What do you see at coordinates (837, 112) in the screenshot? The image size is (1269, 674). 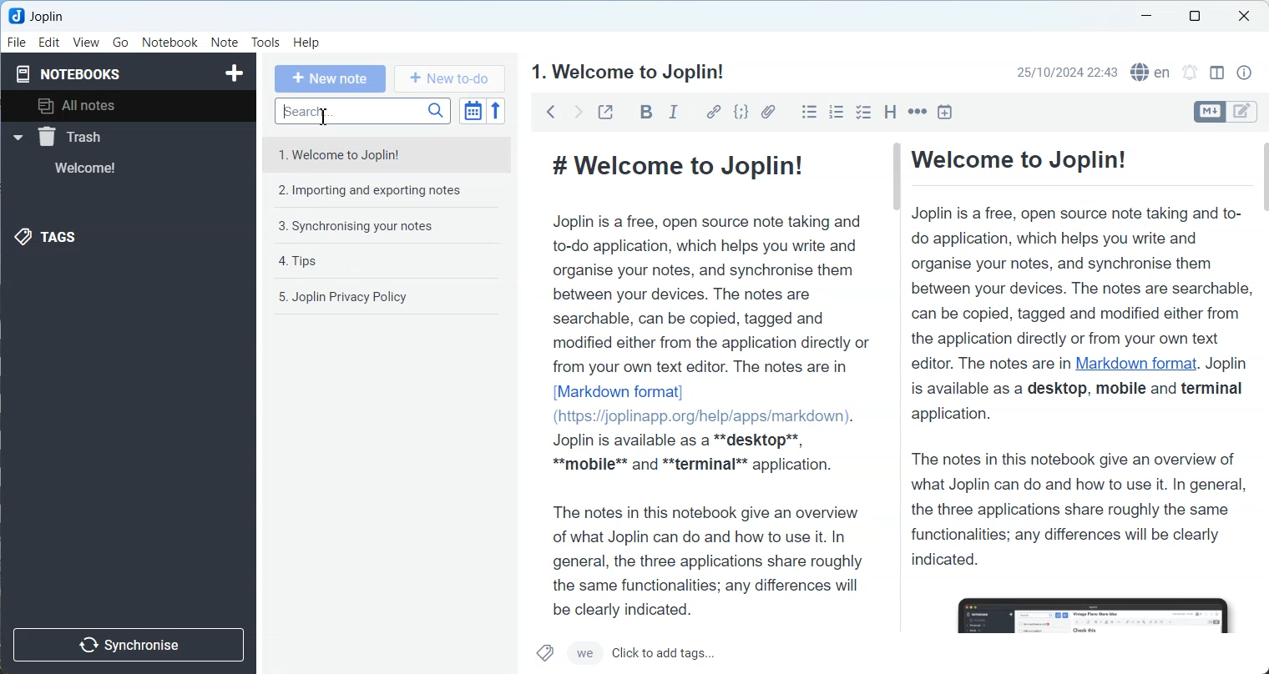 I see `Numbered list` at bounding box center [837, 112].